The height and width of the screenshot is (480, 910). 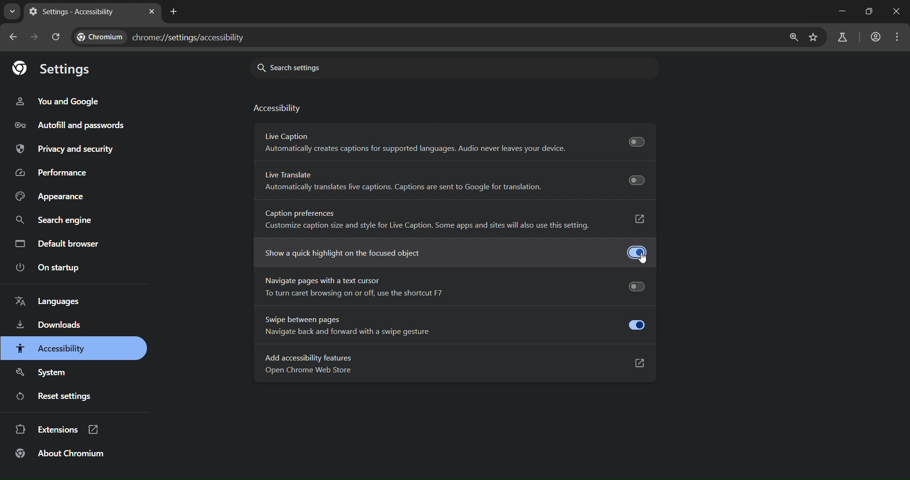 I want to click on reload page, so click(x=56, y=38).